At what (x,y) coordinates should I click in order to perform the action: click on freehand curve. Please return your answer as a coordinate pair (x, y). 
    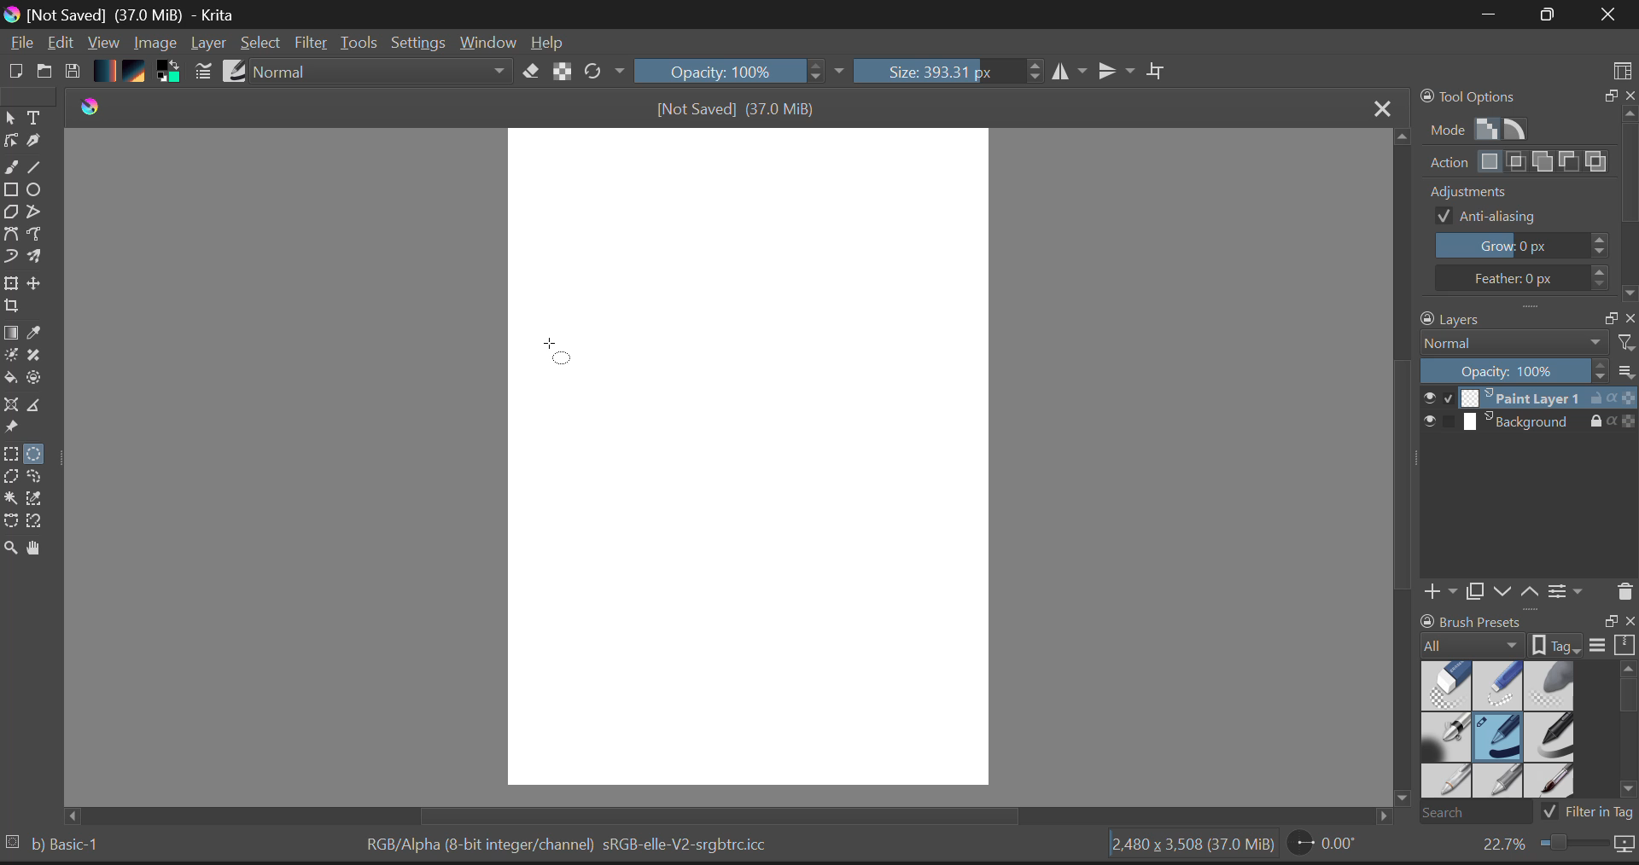
    Looking at the image, I should click on (14, 169).